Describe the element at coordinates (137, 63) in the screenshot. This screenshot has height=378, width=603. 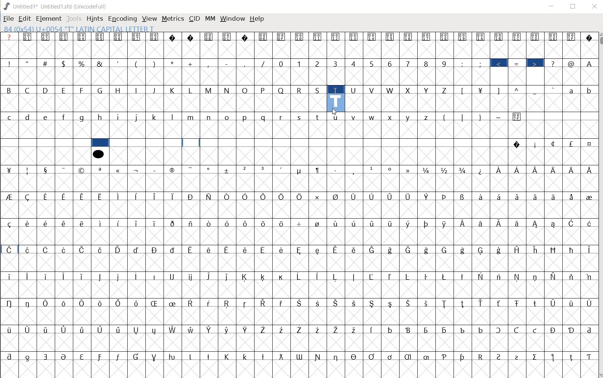
I see `(` at that location.